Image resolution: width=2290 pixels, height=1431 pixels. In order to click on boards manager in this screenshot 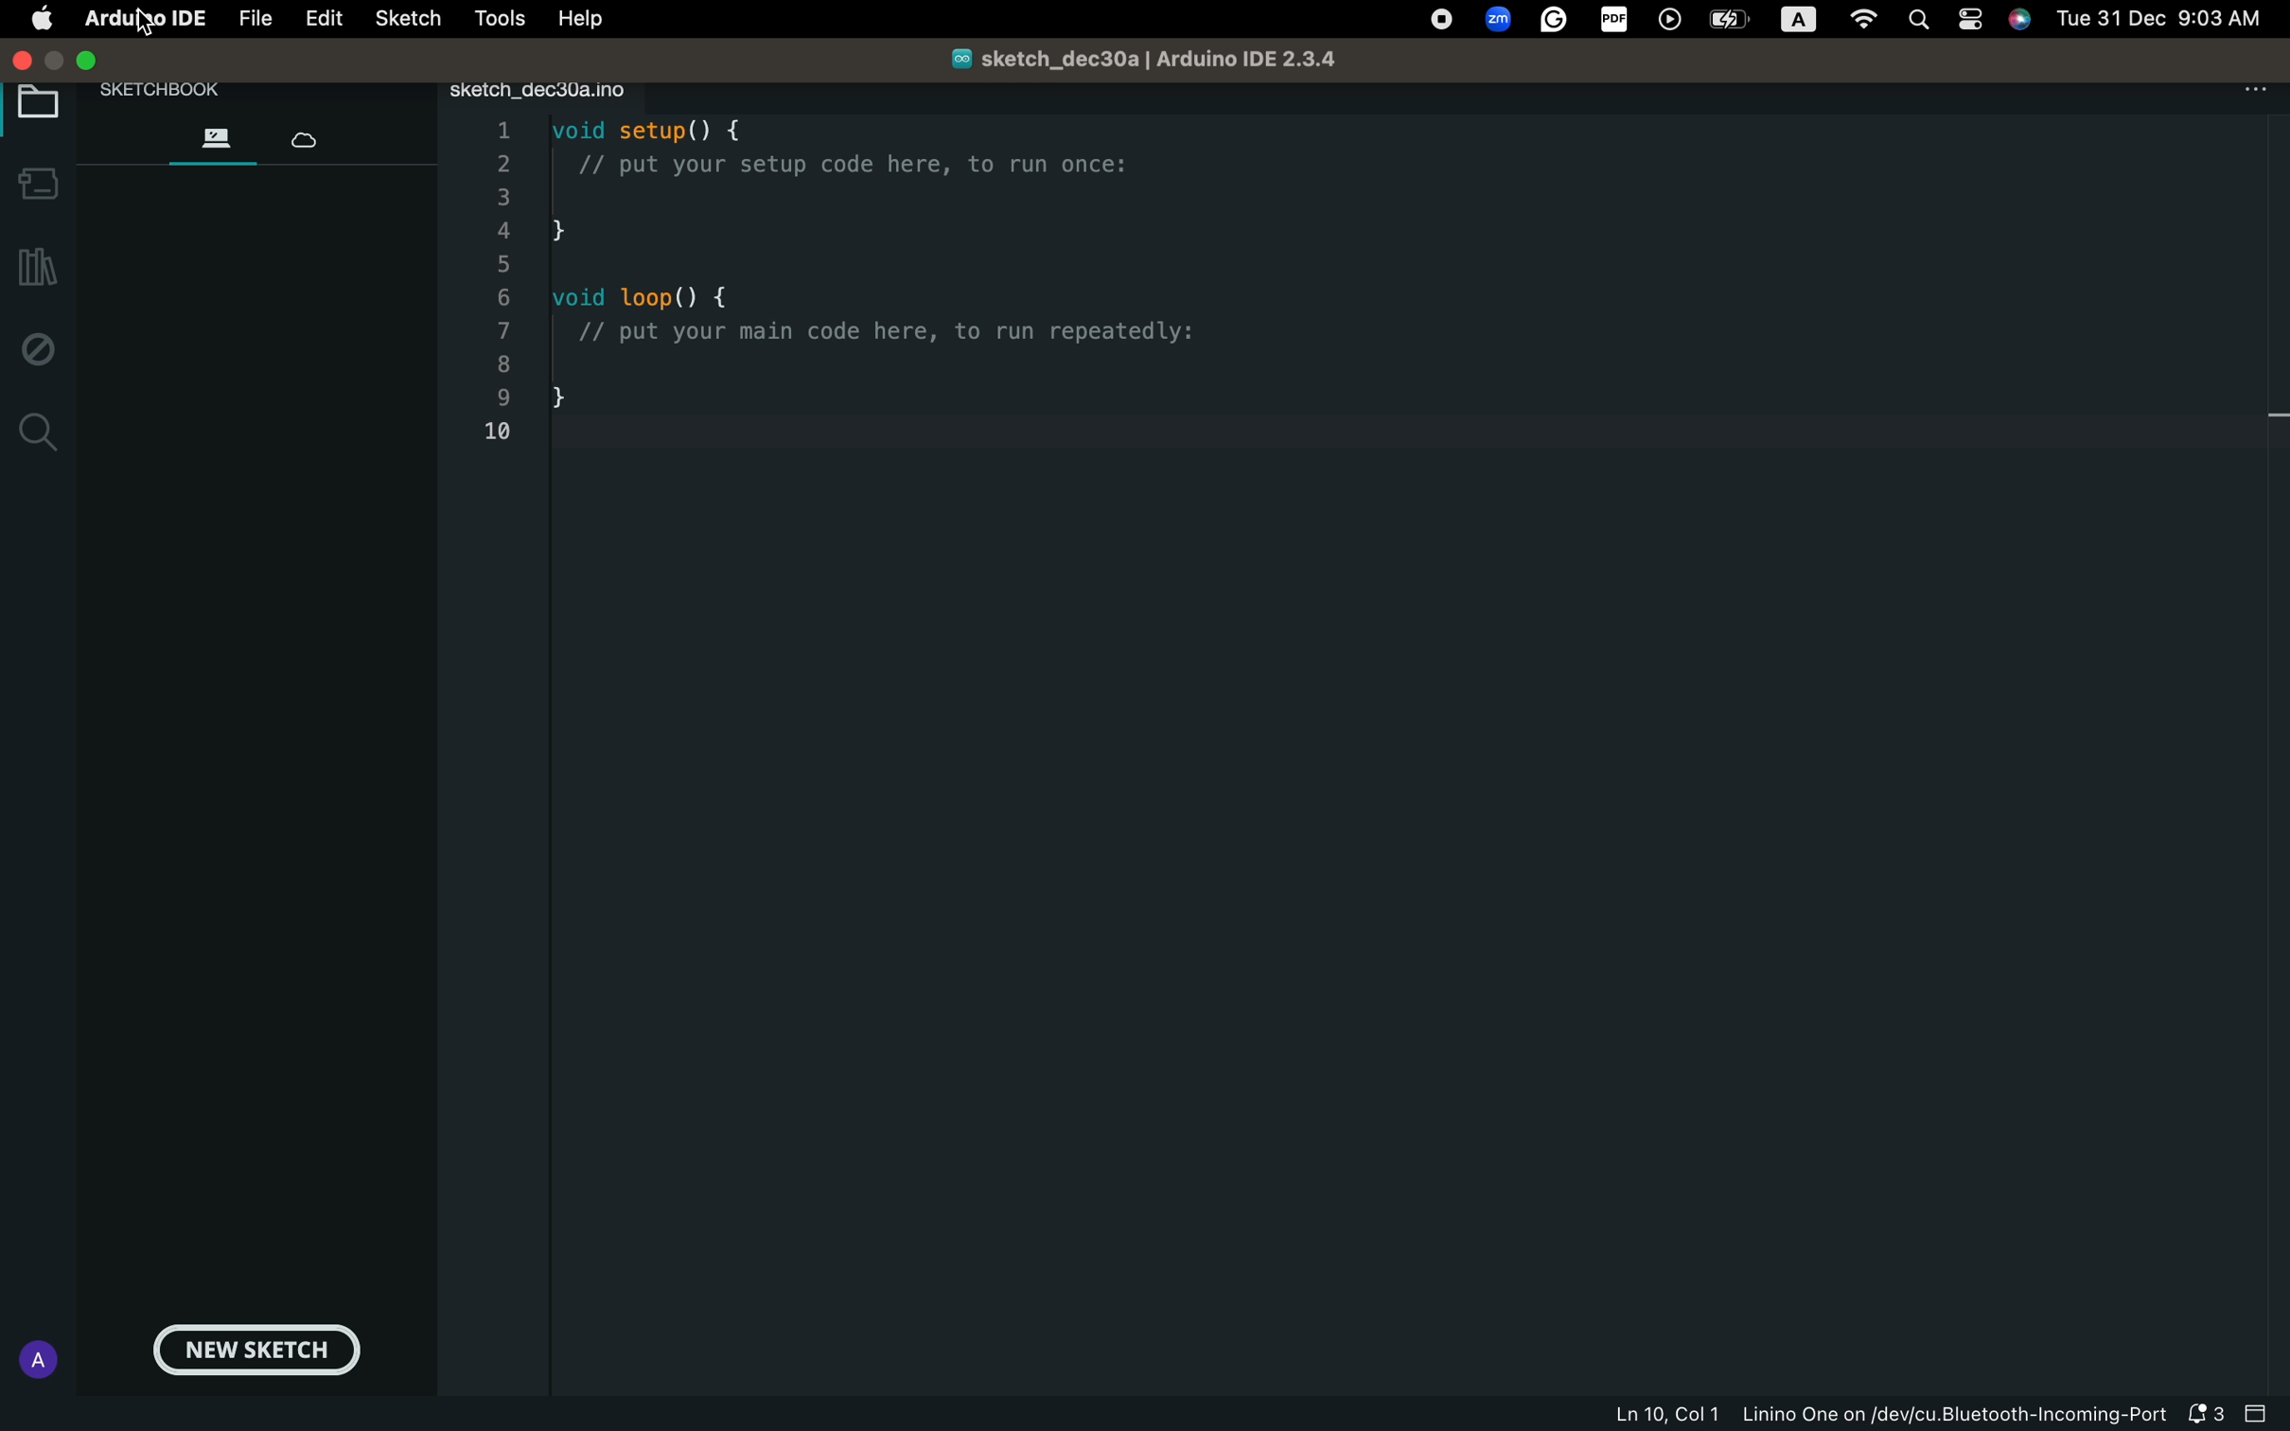, I will do `click(35, 186)`.